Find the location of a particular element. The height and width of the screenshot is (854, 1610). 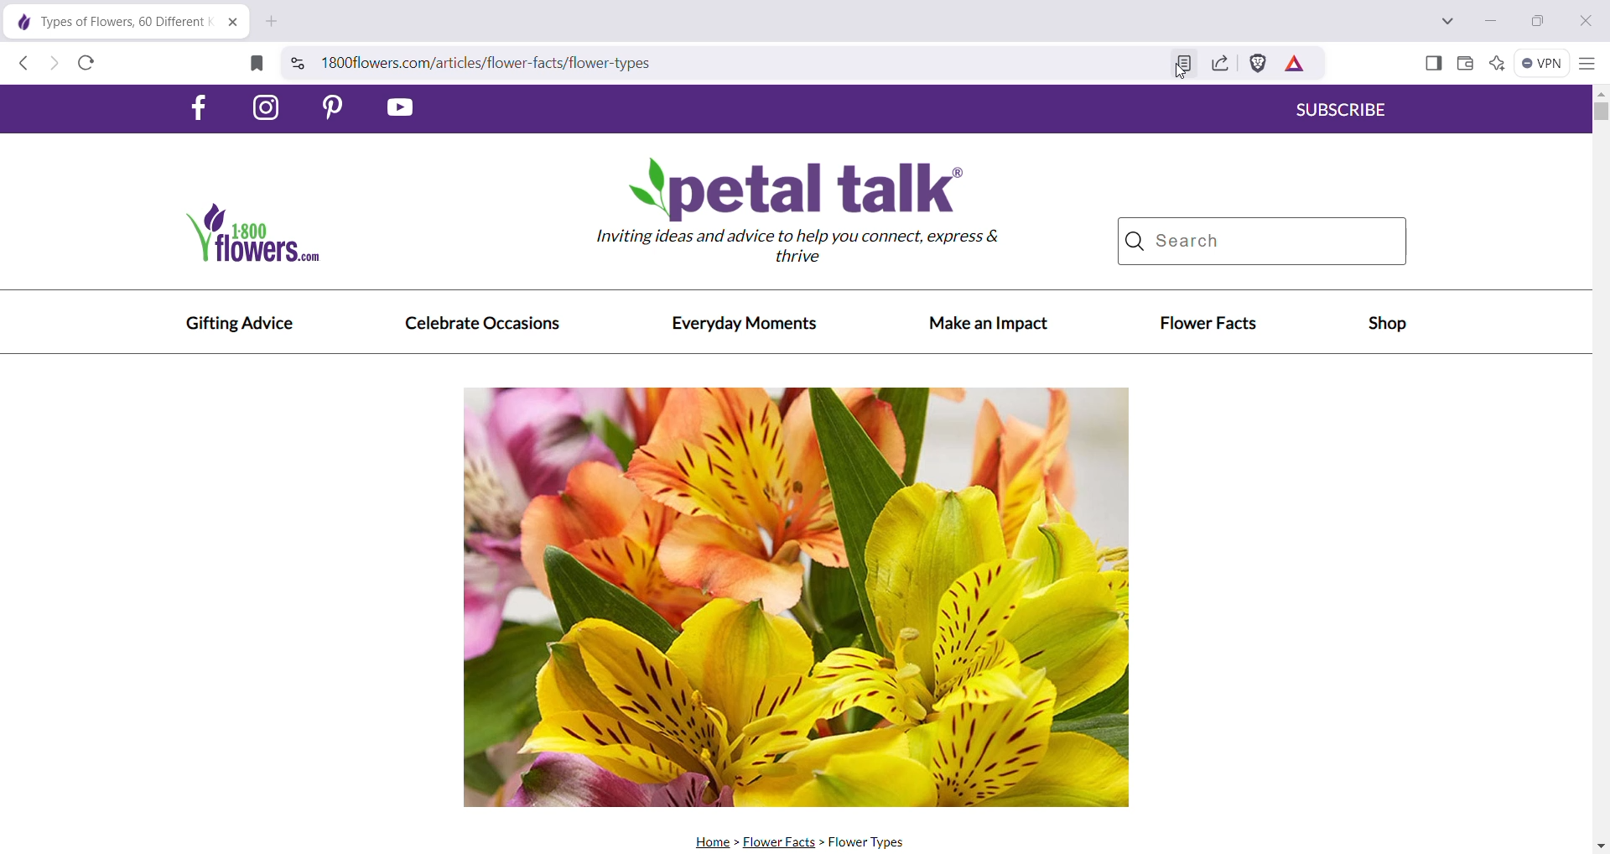

Turn on Speedreader is located at coordinates (1187, 65).